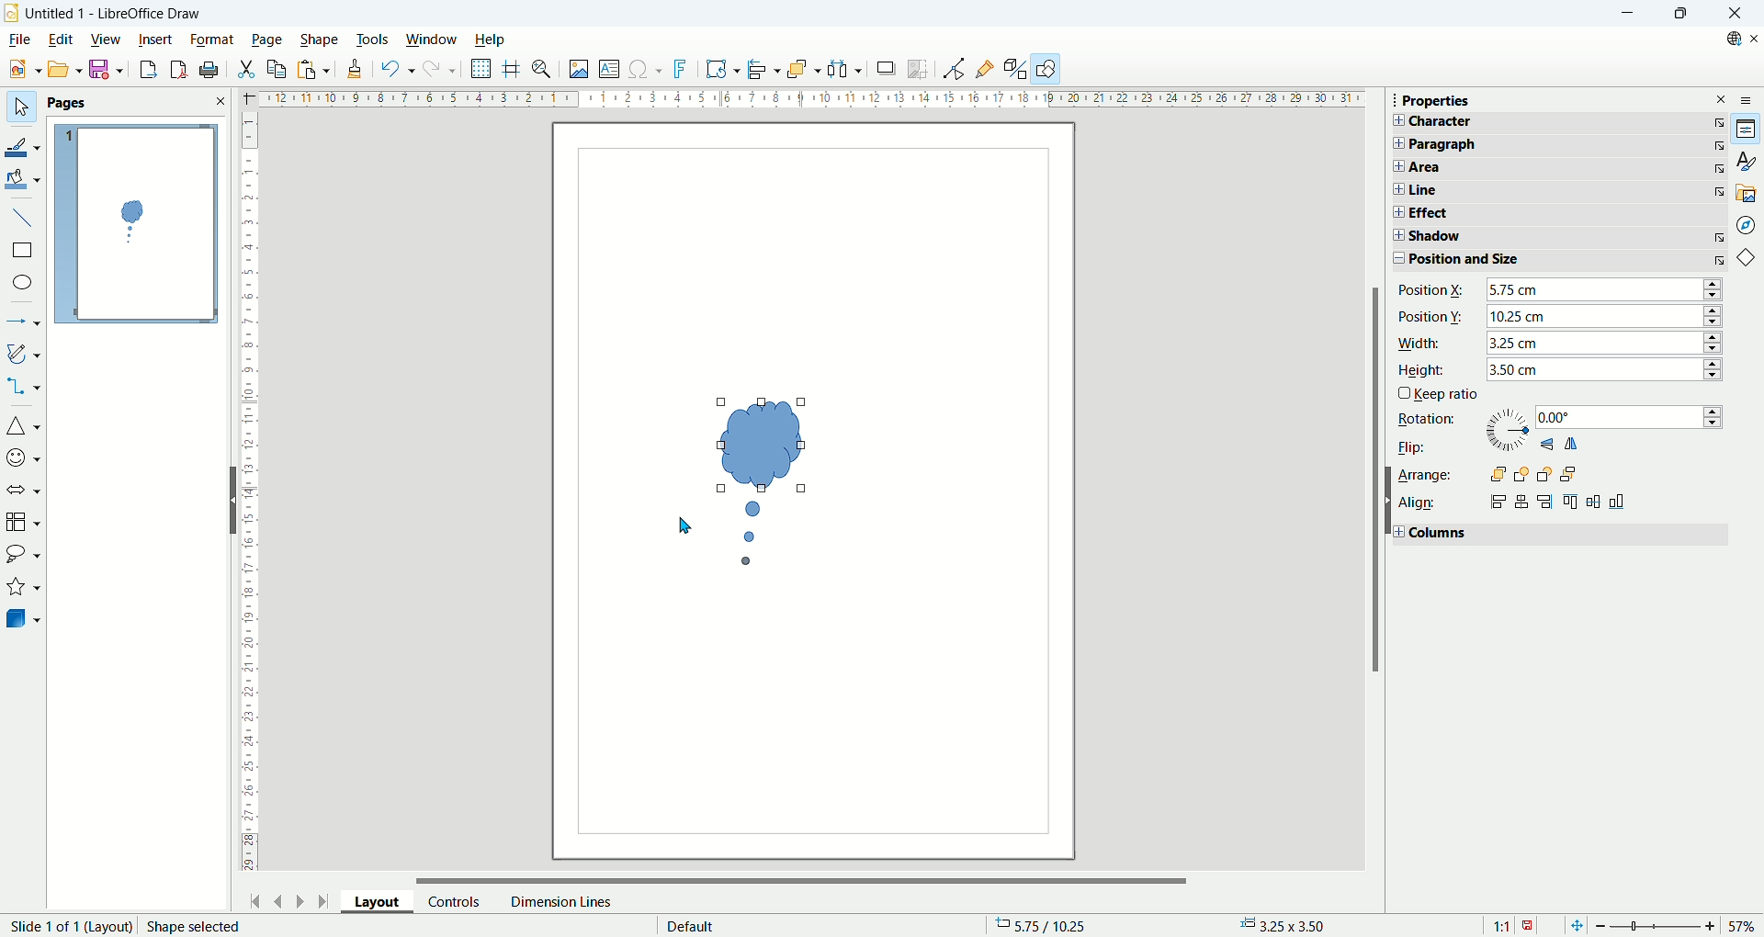  Describe the element at coordinates (1544, 475) in the screenshot. I see `back one` at that location.